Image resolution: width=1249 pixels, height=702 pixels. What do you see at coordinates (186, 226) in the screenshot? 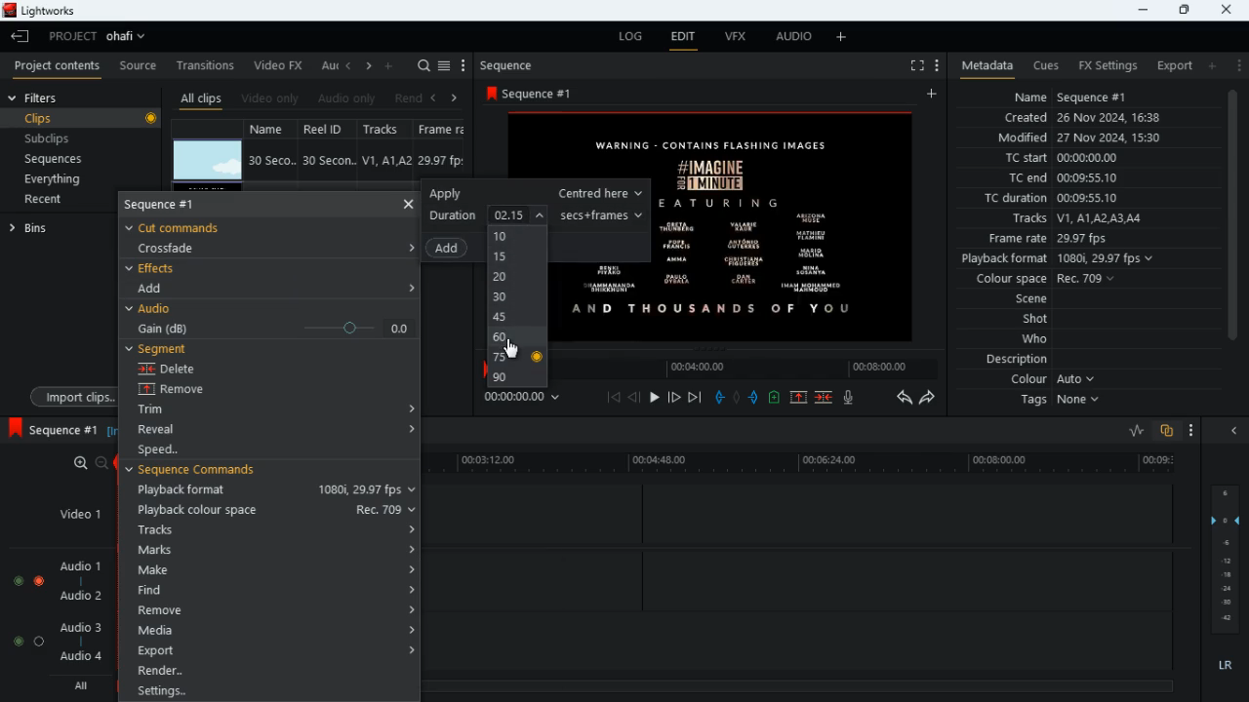
I see `cut commands` at bounding box center [186, 226].